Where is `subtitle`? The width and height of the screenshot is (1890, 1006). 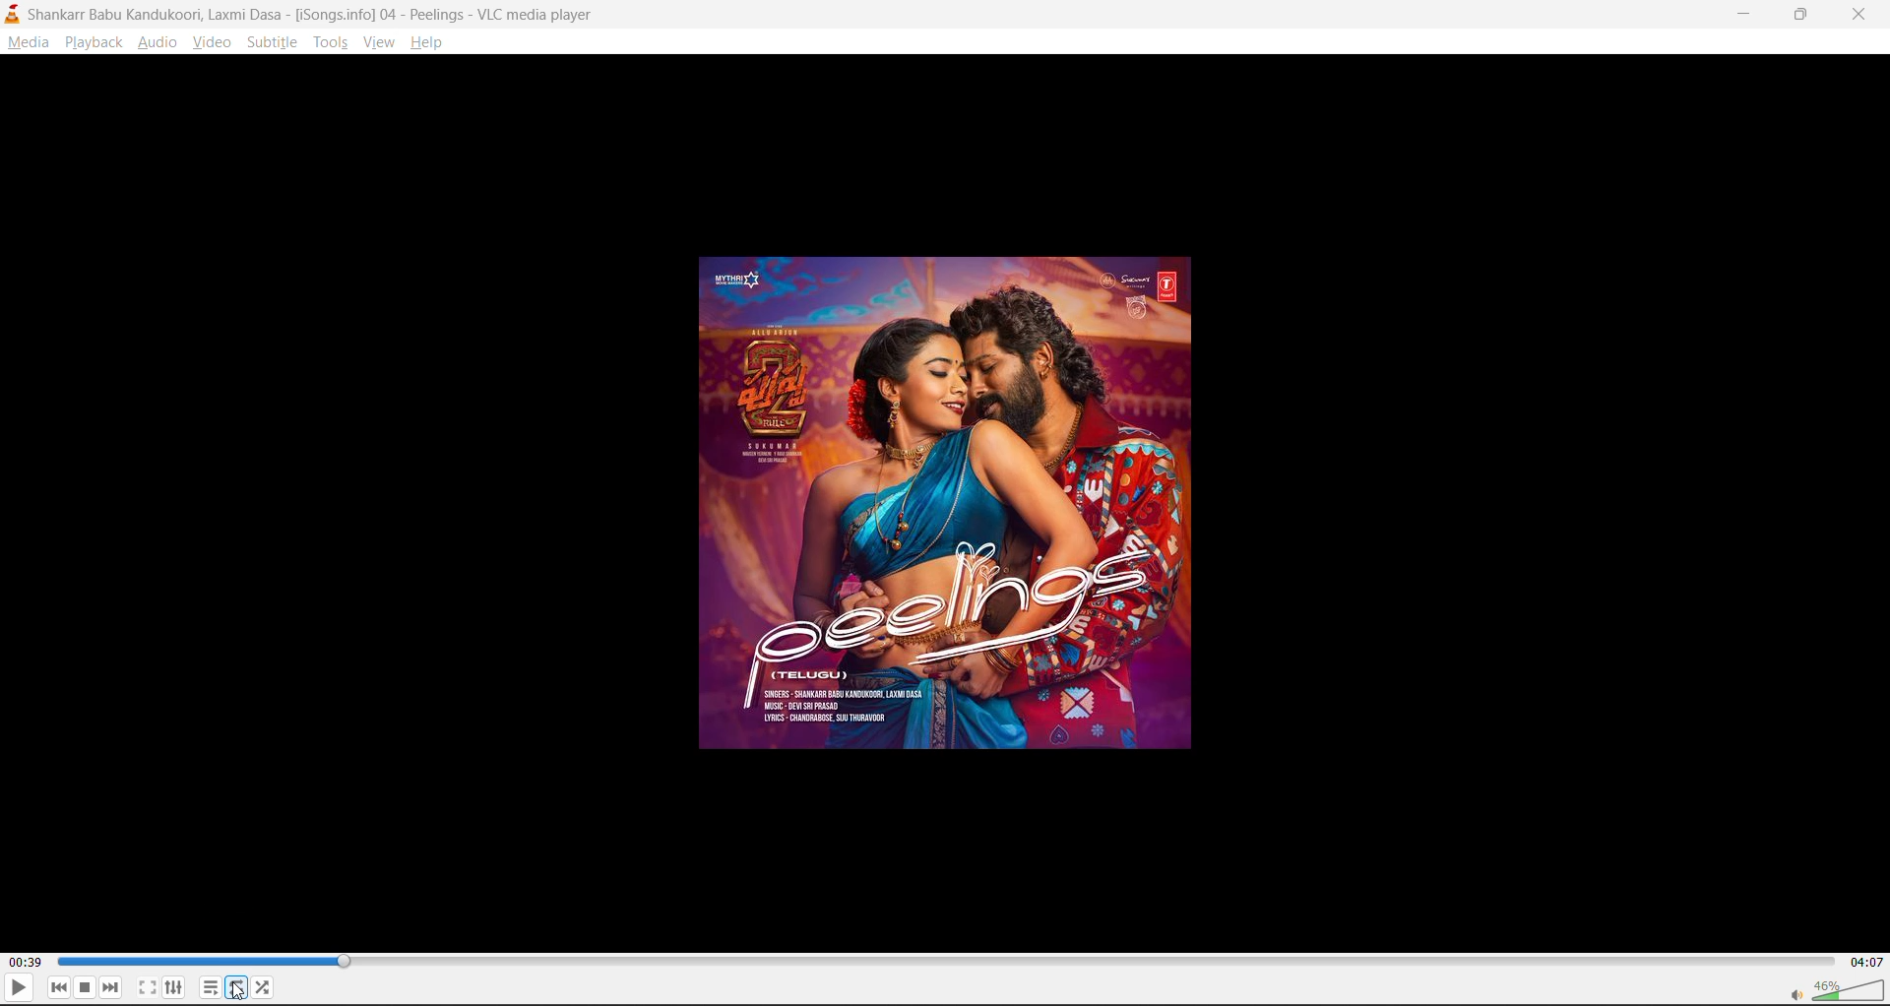 subtitle is located at coordinates (276, 43).